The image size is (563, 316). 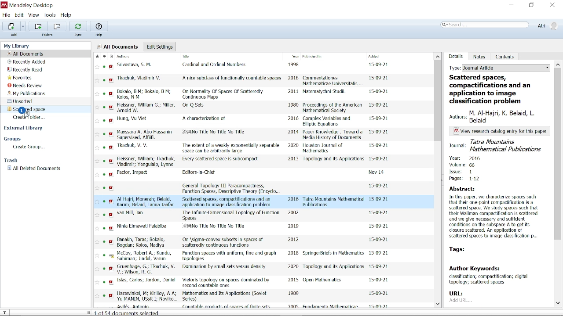 What do you see at coordinates (56, 26) in the screenshot?
I see `Remove from current folder` at bounding box center [56, 26].